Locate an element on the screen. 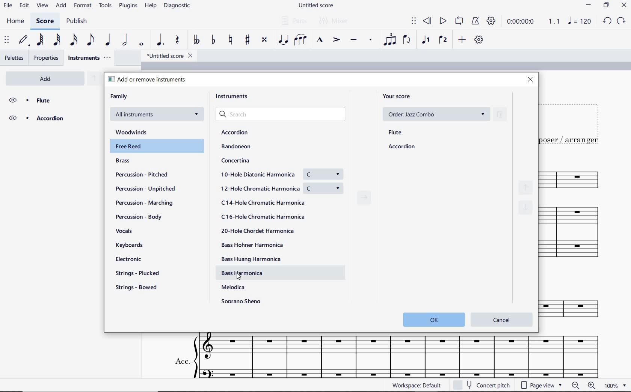  flute is located at coordinates (396, 133).